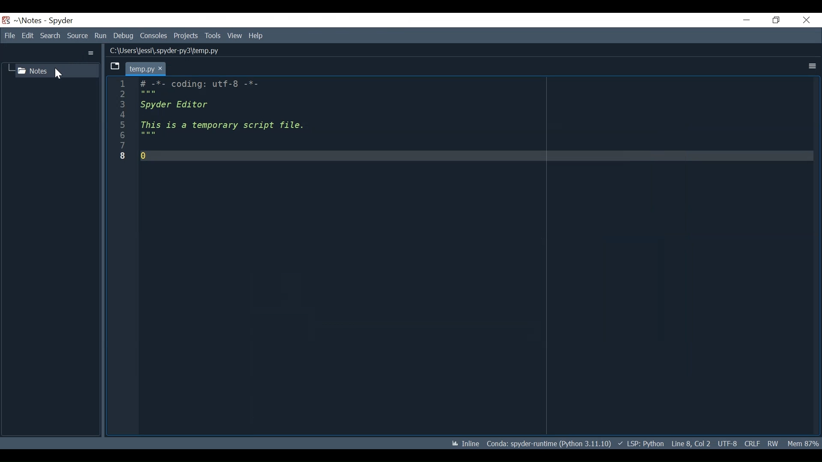 This screenshot has width=822, height=462. Describe the element at coordinates (51, 36) in the screenshot. I see `Search` at that location.